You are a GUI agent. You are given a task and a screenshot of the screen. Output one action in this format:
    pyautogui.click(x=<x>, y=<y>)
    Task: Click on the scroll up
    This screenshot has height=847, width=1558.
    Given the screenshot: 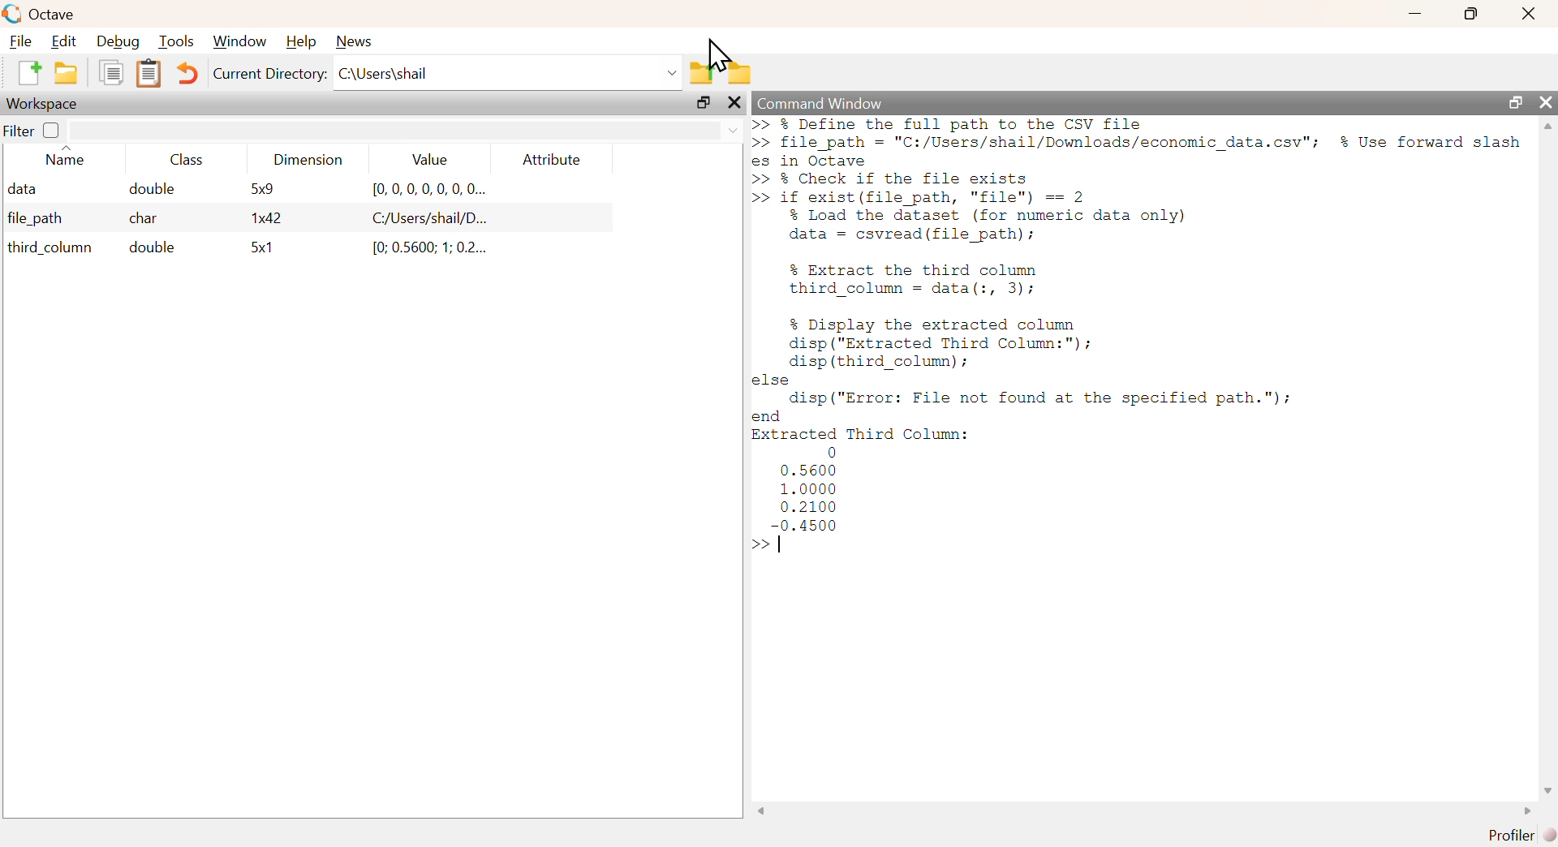 What is the action you would take?
    pyautogui.click(x=1548, y=126)
    